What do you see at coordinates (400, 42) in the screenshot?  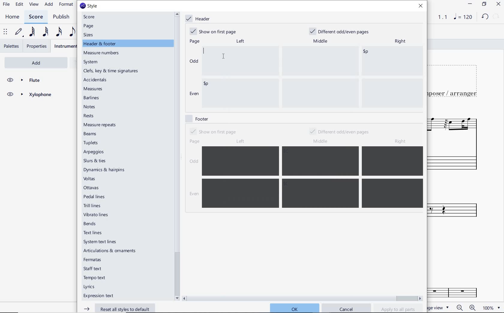 I see `right` at bounding box center [400, 42].